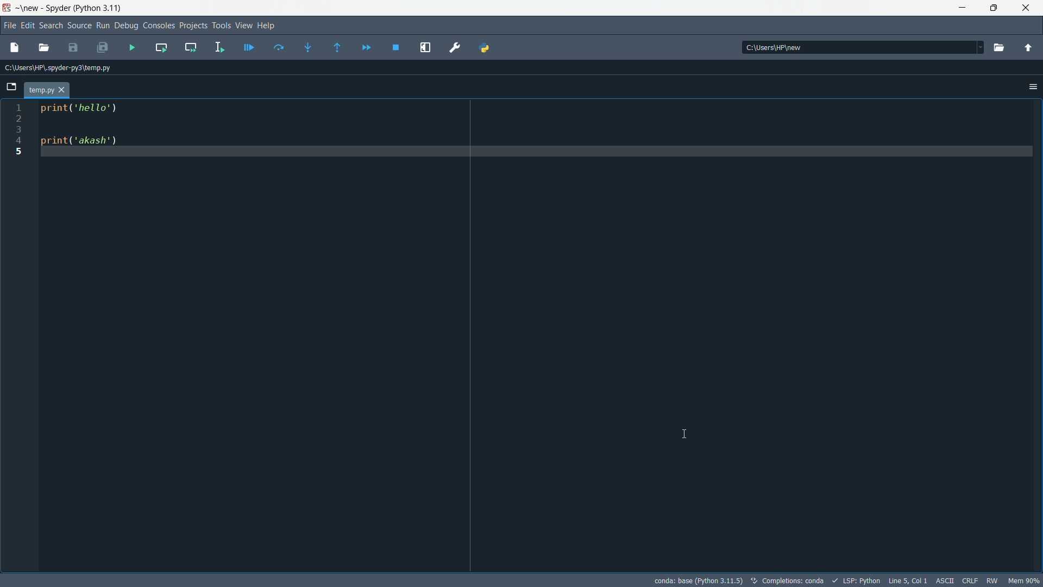 The image size is (1043, 587). I want to click on help menu, so click(266, 26).